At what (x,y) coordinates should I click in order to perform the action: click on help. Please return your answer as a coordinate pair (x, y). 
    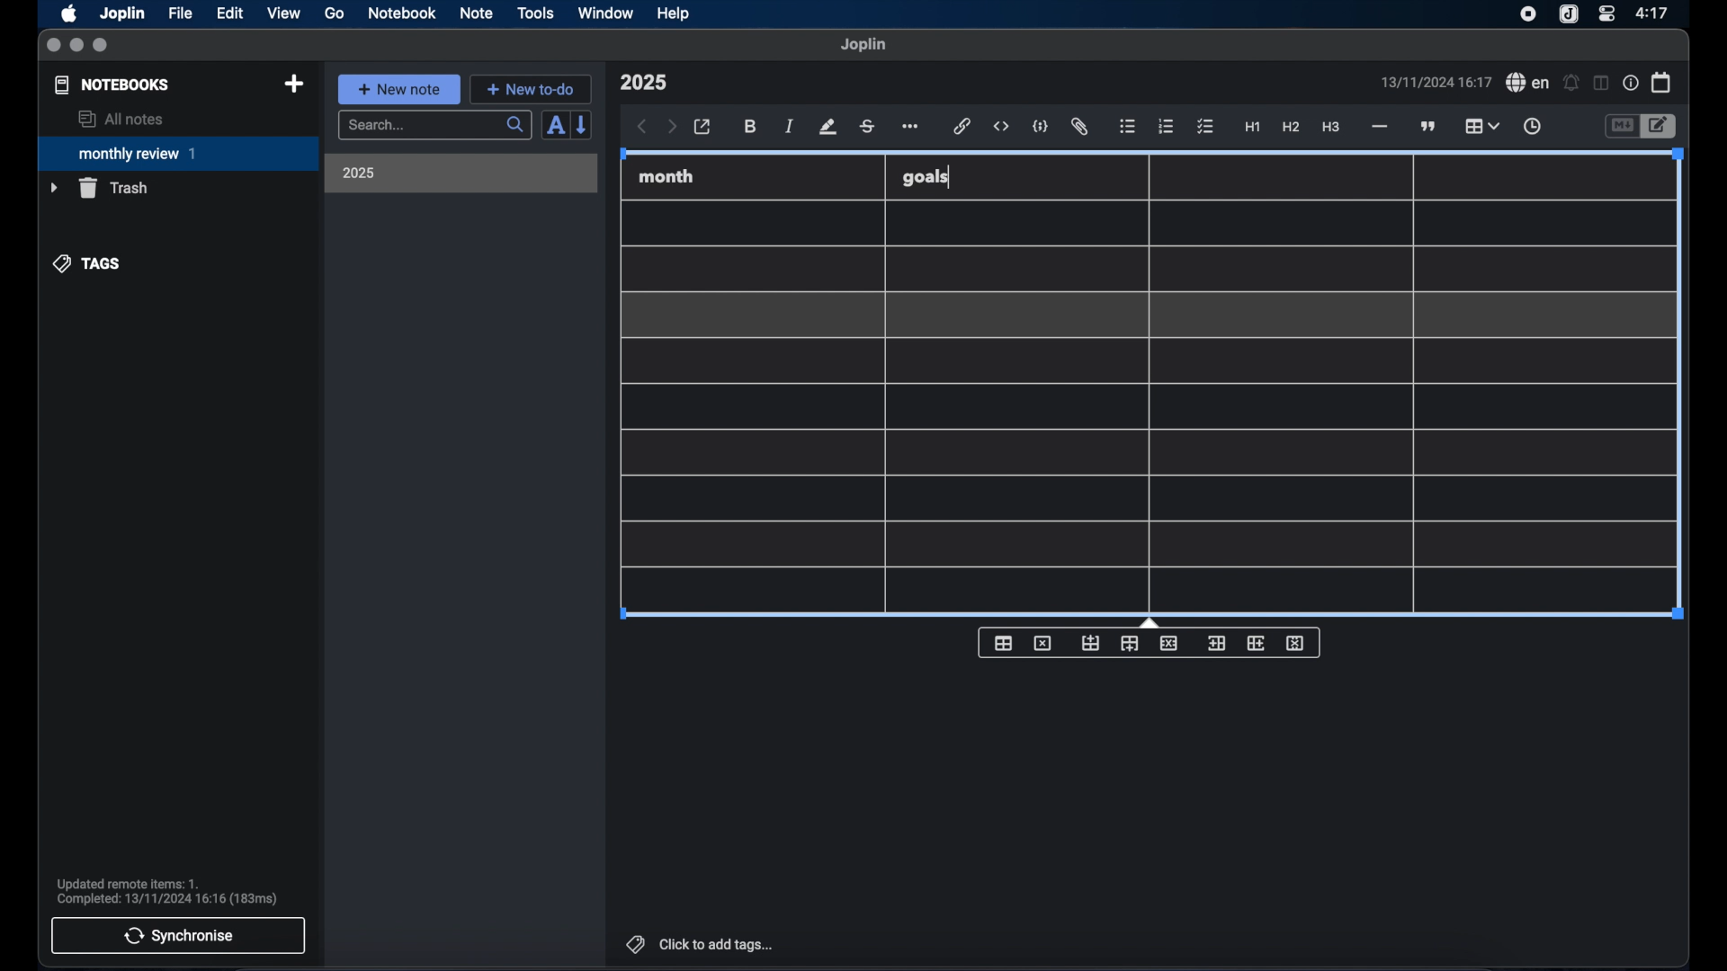
    Looking at the image, I should click on (675, 13).